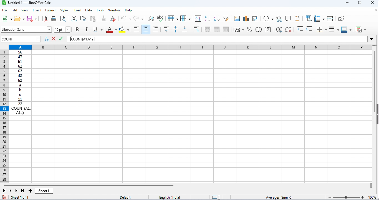 Image resolution: width=379 pixels, height=200 pixels. I want to click on Average: ; Sum: 0, so click(278, 197).